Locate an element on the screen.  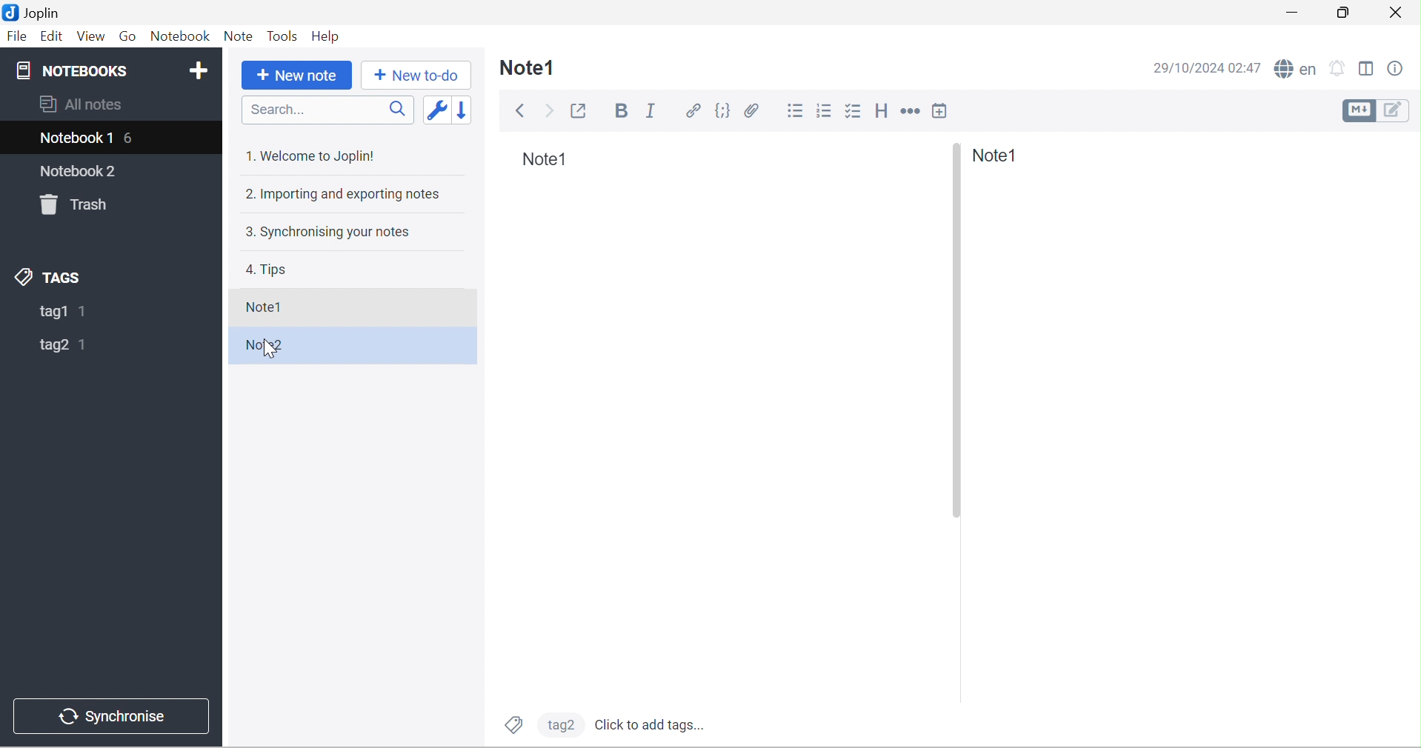
Add Notebook is located at coordinates (203, 72).